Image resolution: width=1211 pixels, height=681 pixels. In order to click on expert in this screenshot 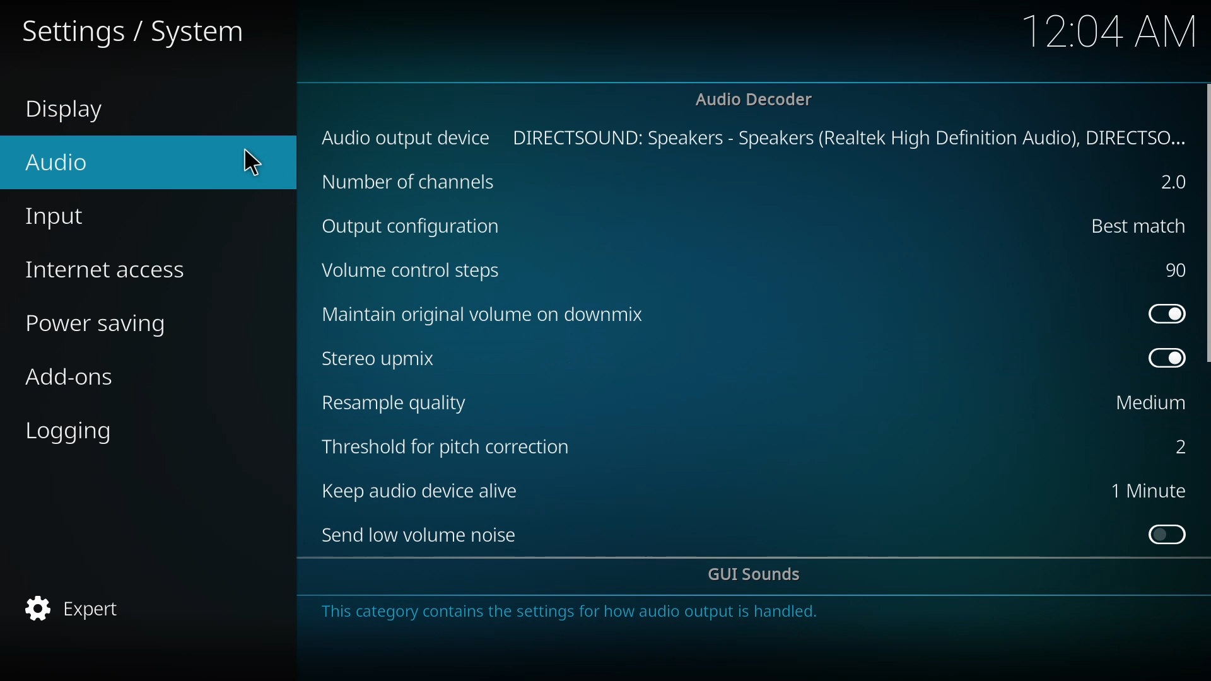, I will do `click(79, 606)`.